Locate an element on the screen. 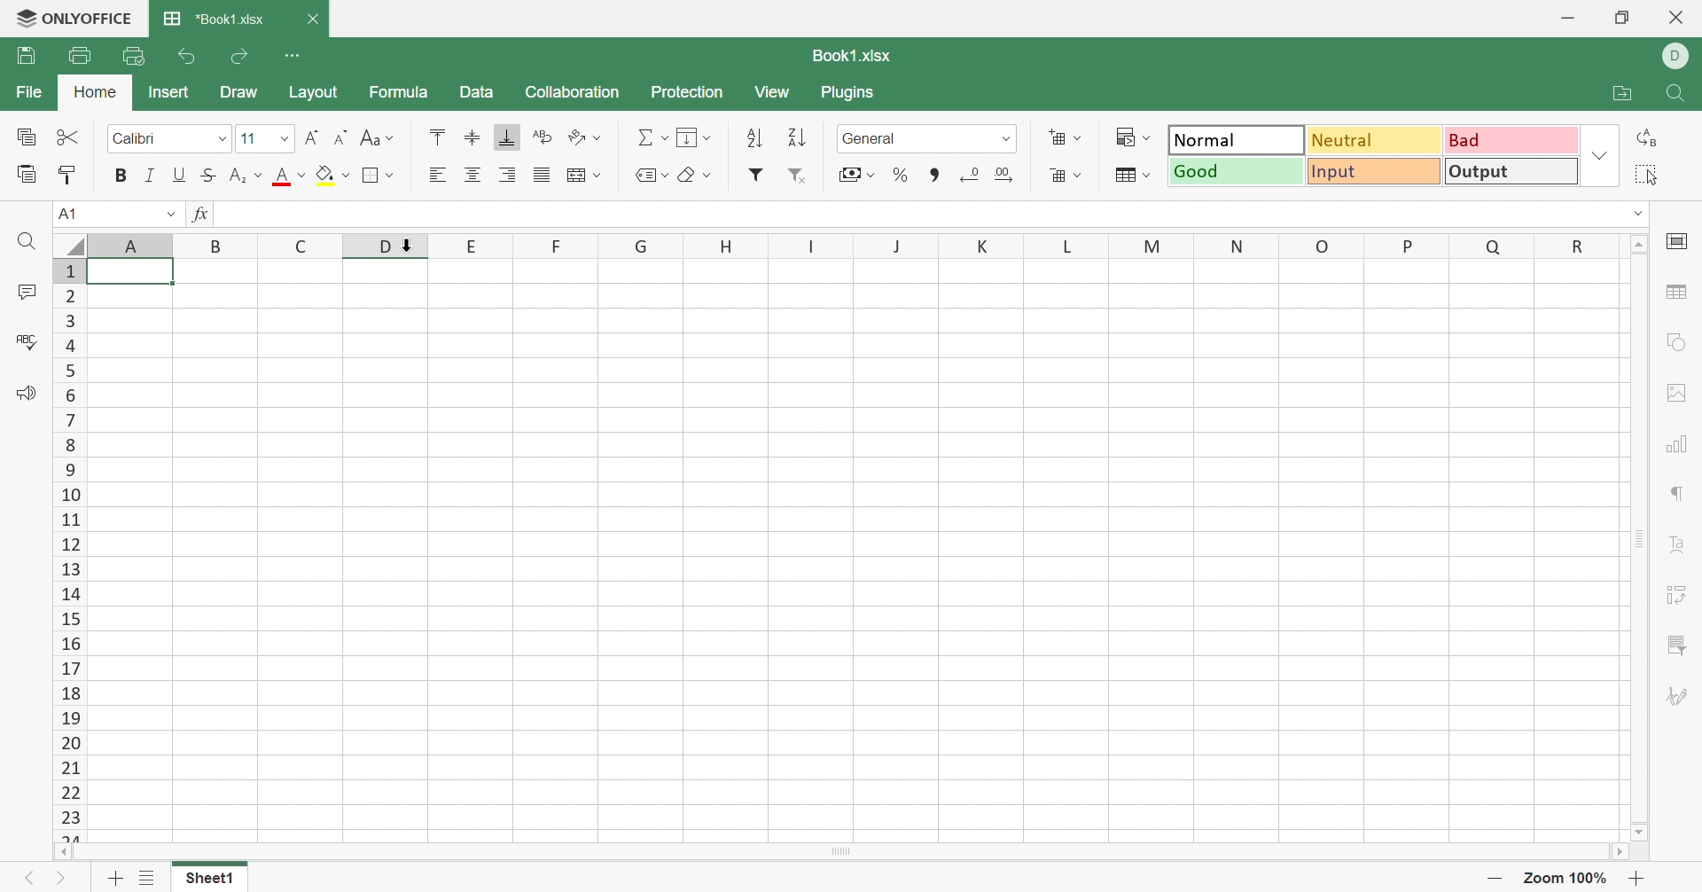 This screenshot has width=1702, height=892. Insert filter is located at coordinates (756, 174).